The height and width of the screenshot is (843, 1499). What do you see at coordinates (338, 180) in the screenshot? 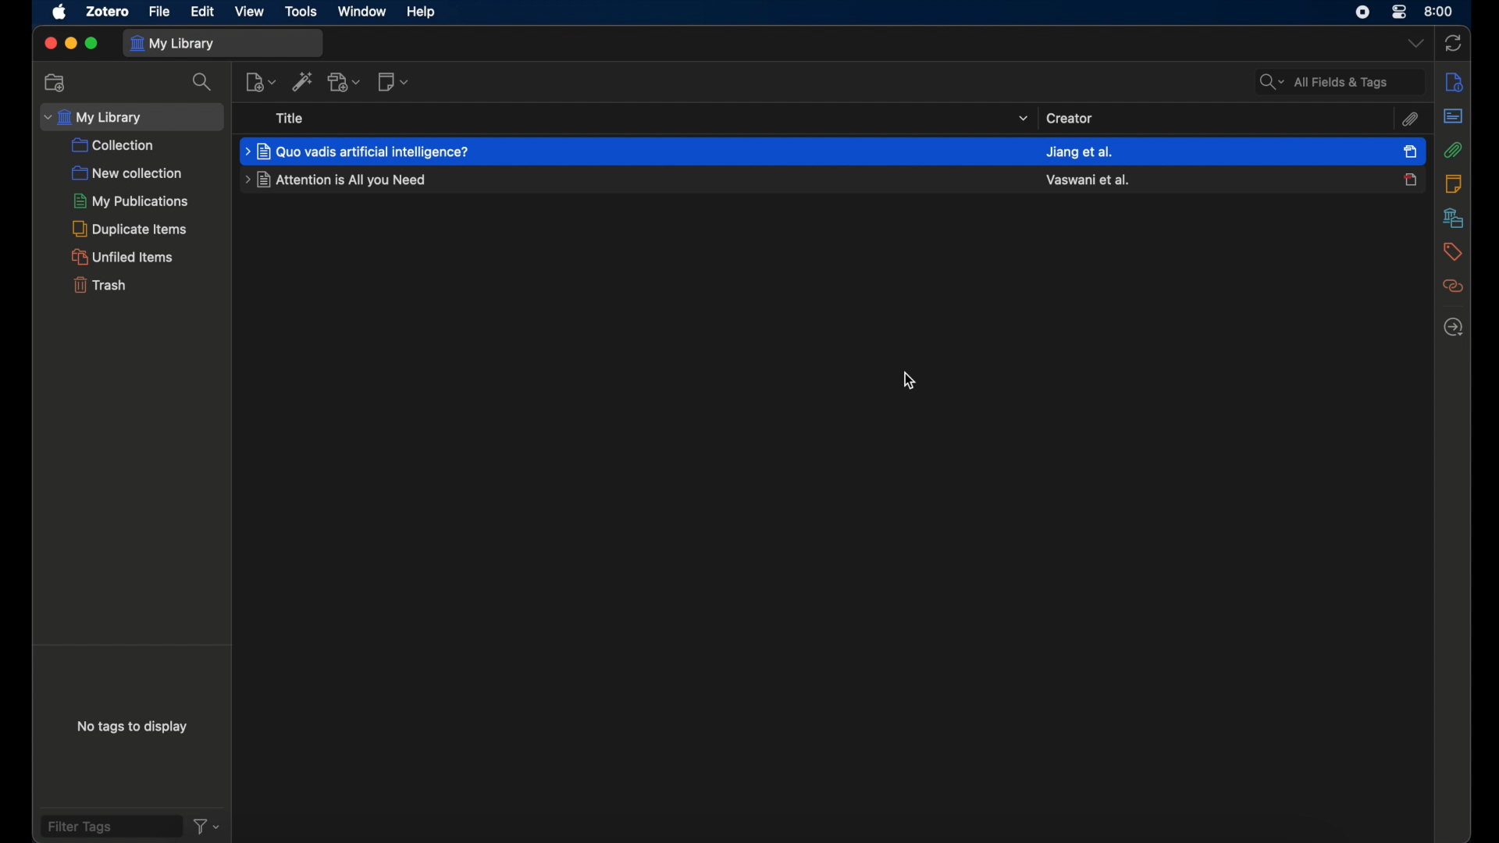
I see `item title` at bounding box center [338, 180].